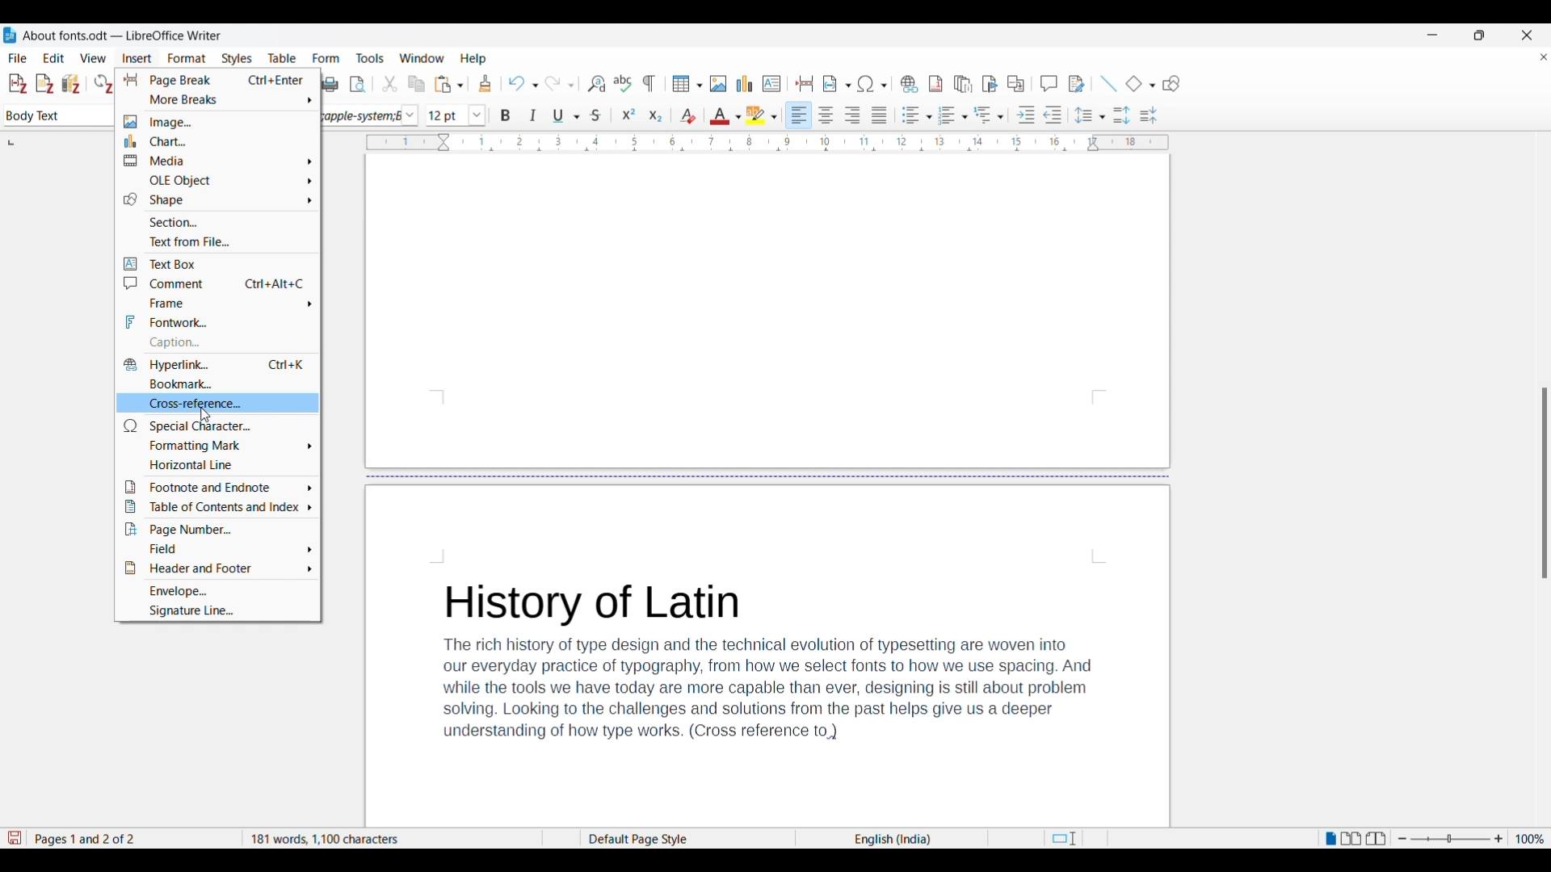 The width and height of the screenshot is (1551, 872). Describe the element at coordinates (917, 115) in the screenshot. I see `Toggle unordered list` at that location.